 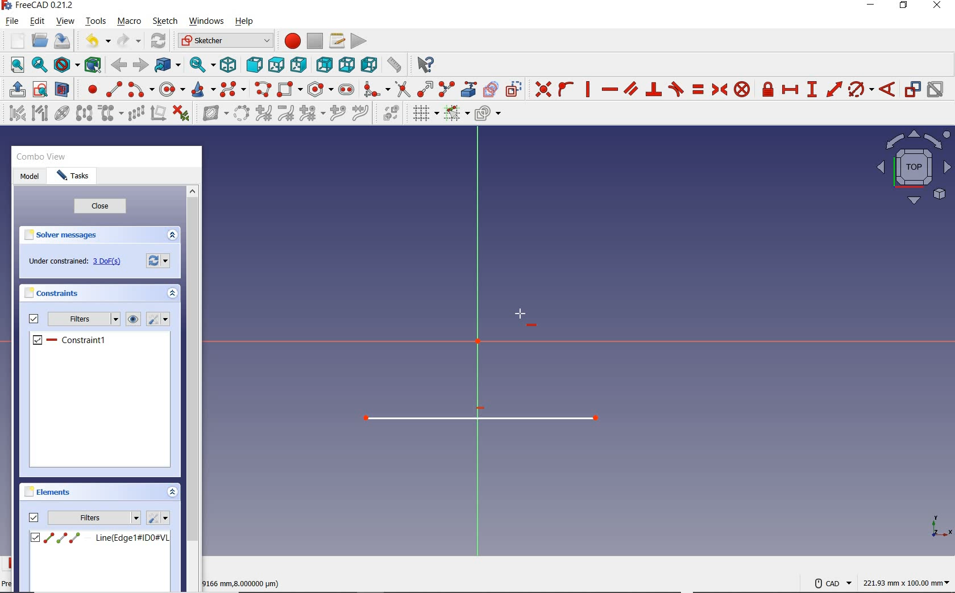 I want to click on SETTINGS, so click(x=159, y=320).